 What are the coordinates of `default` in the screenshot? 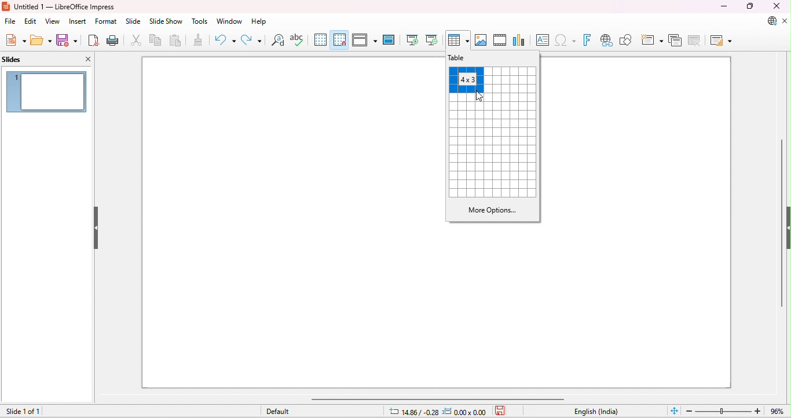 It's located at (279, 411).